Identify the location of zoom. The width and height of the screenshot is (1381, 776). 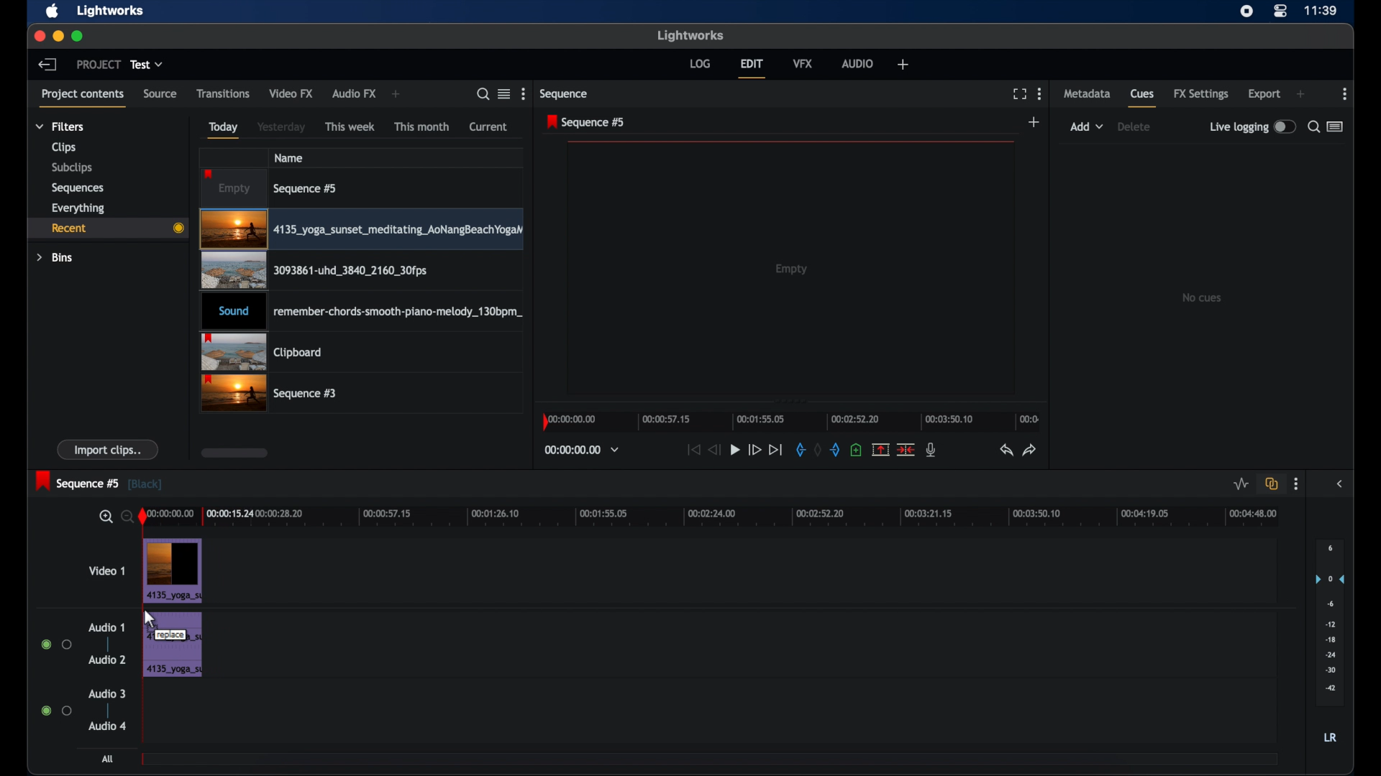
(114, 517).